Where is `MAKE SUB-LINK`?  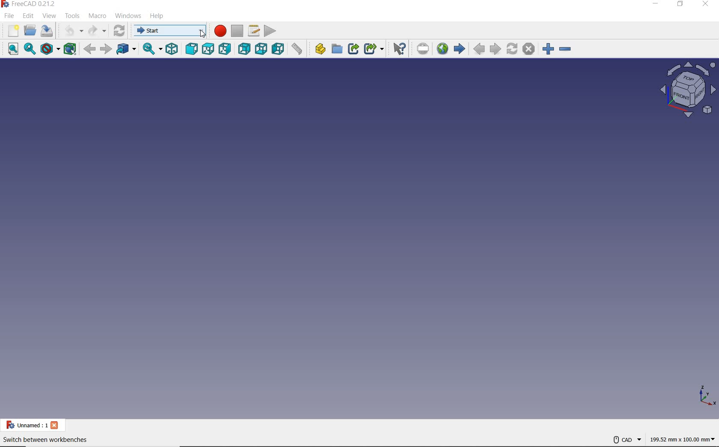
MAKE SUB-LINK is located at coordinates (374, 48).